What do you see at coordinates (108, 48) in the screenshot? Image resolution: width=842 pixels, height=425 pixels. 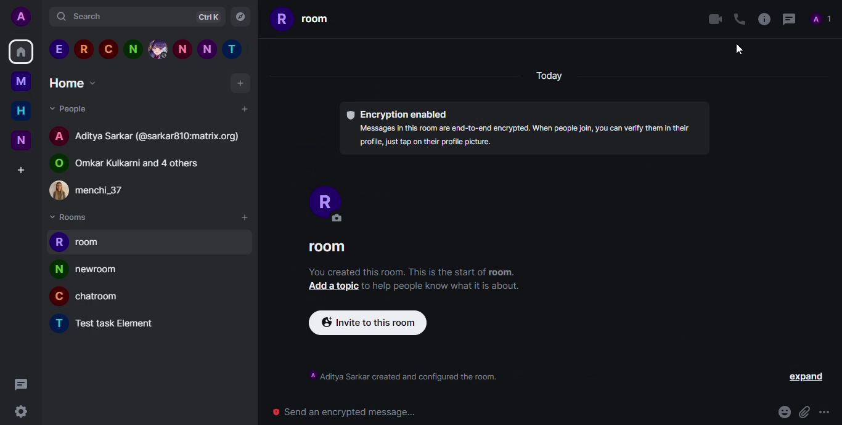 I see `people 3` at bounding box center [108, 48].